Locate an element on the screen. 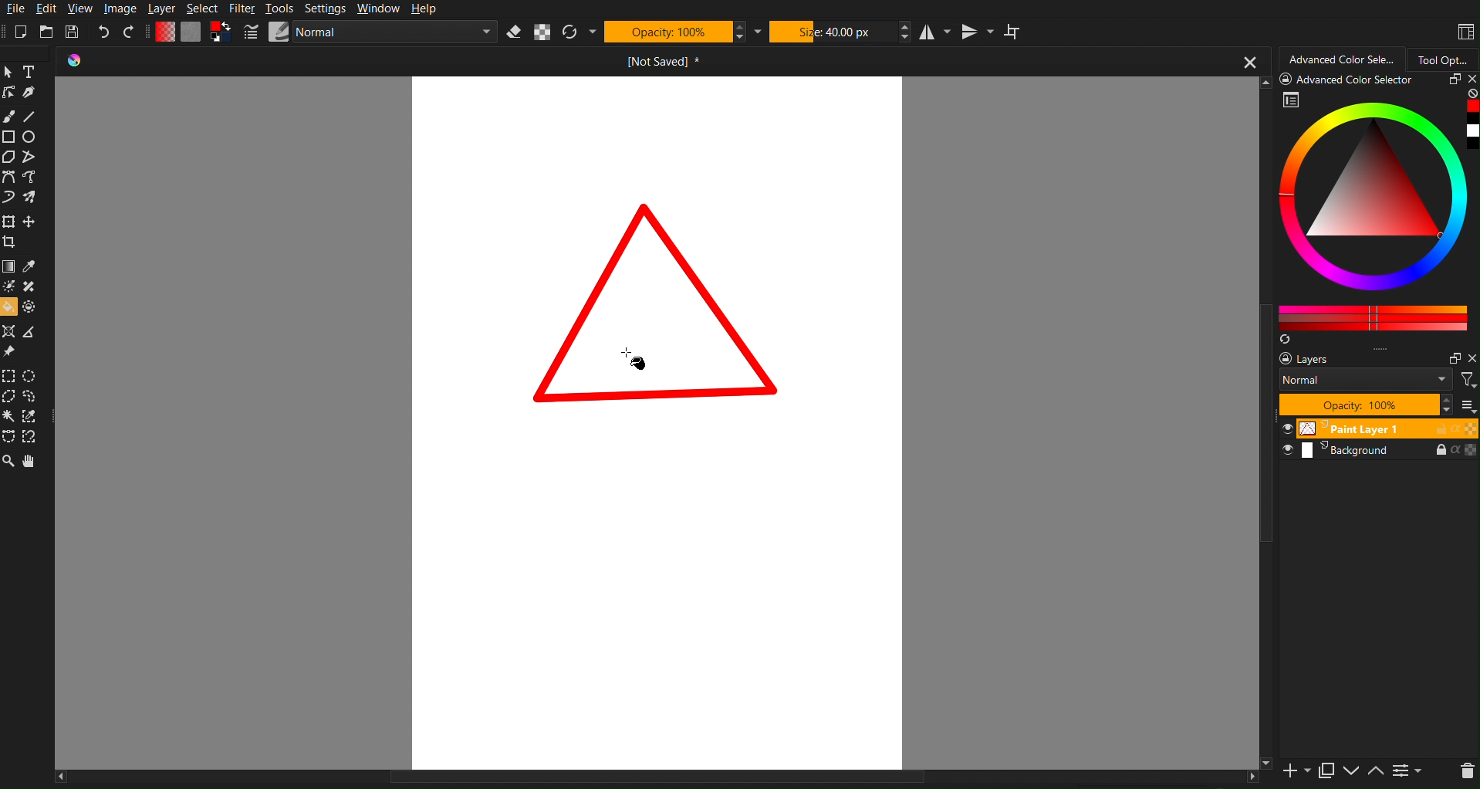 The width and height of the screenshot is (1480, 789). view or change layer properties is located at coordinates (1407, 772).